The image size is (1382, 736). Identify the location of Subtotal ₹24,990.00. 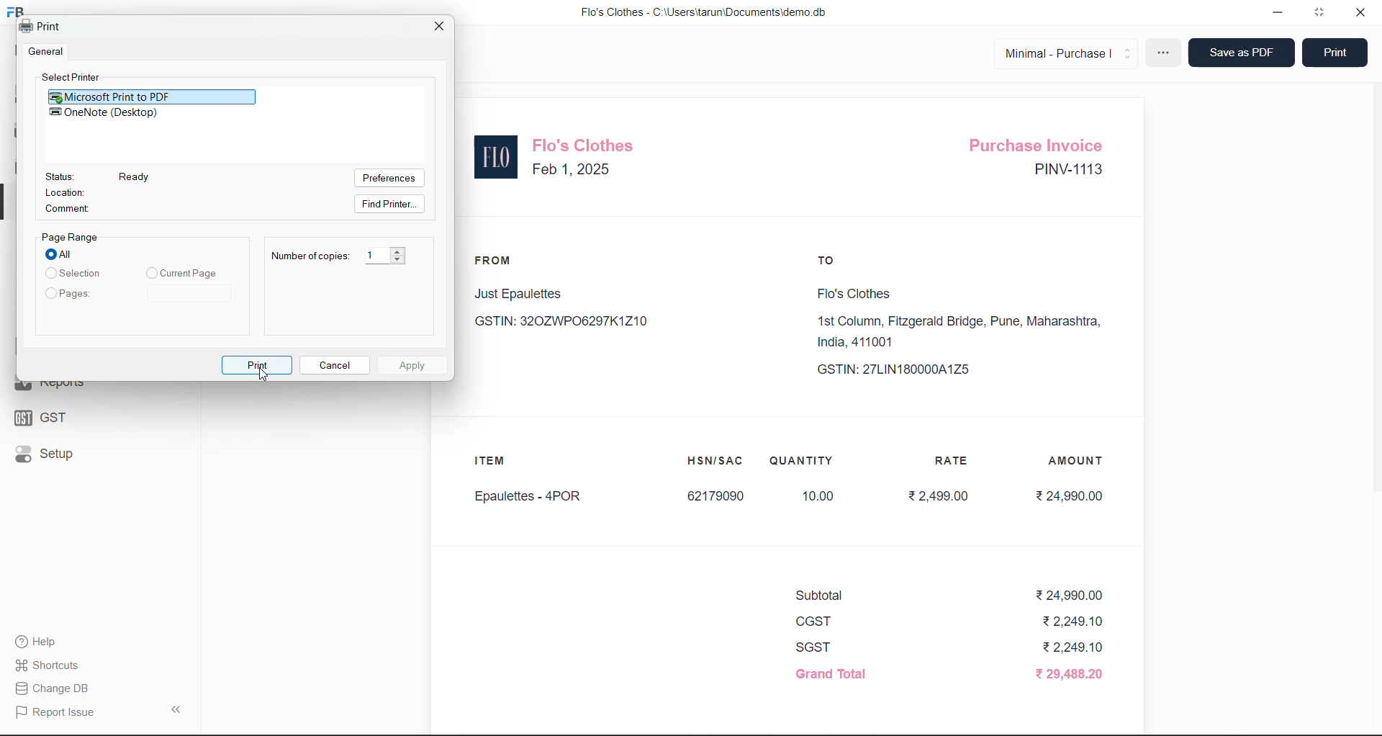
(947, 597).